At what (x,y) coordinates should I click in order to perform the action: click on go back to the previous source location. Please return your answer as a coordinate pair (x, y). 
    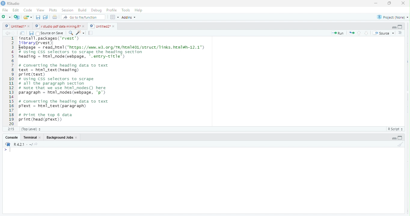
    Looking at the image, I should click on (8, 33).